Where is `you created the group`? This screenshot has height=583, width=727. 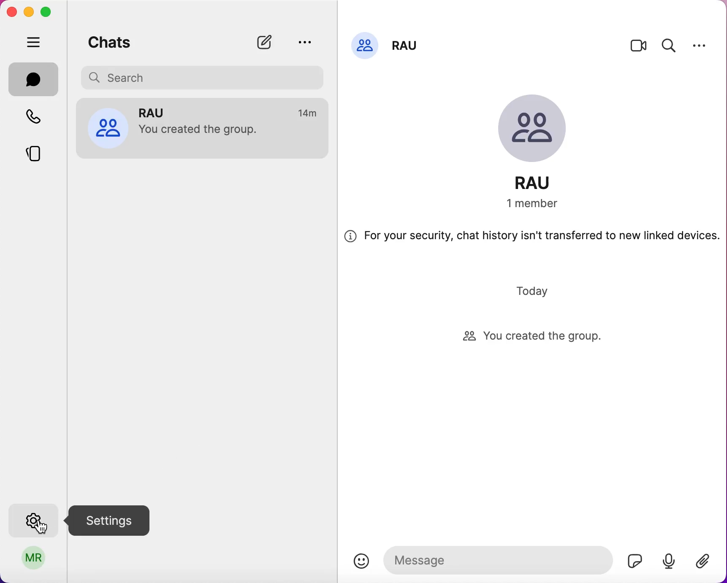 you created the group is located at coordinates (534, 337).